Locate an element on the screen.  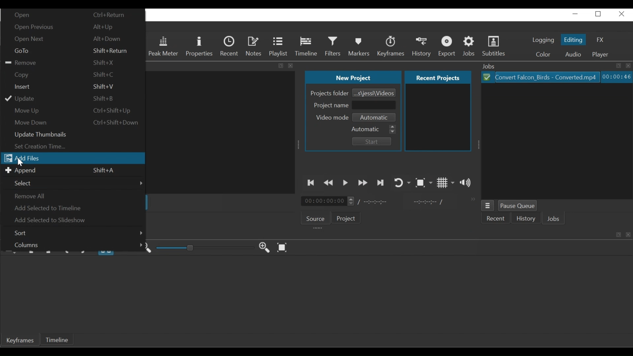
Set Video mode is located at coordinates (376, 117).